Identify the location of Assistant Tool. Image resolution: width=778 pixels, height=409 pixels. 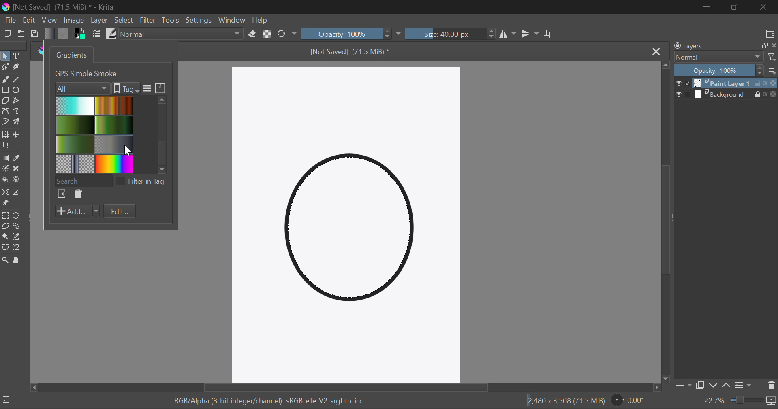
(5, 192).